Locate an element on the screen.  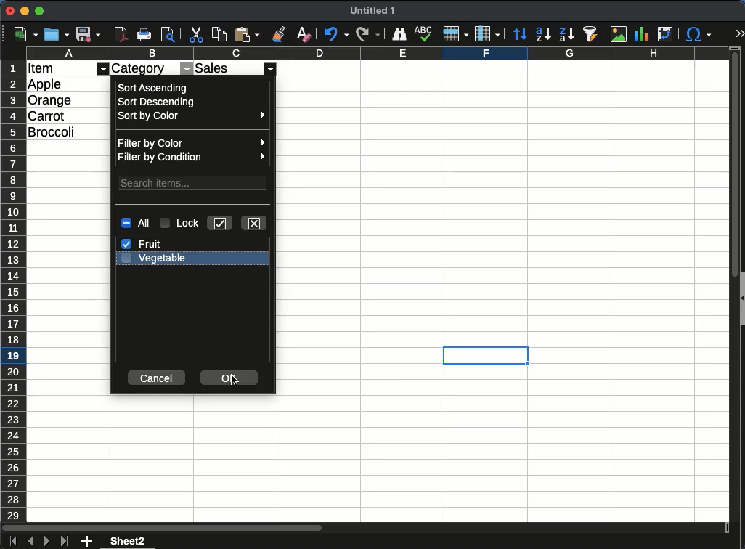
sort ascending is located at coordinates (154, 88).